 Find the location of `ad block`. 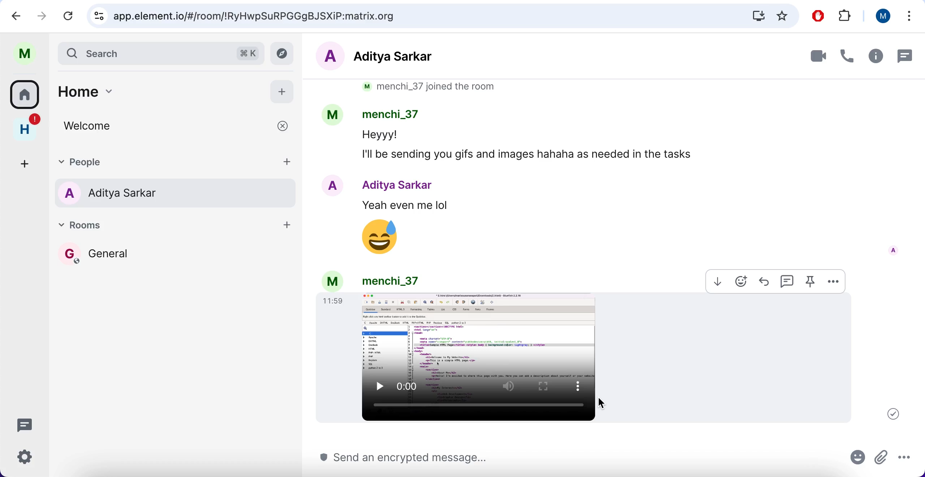

ad block is located at coordinates (818, 15).